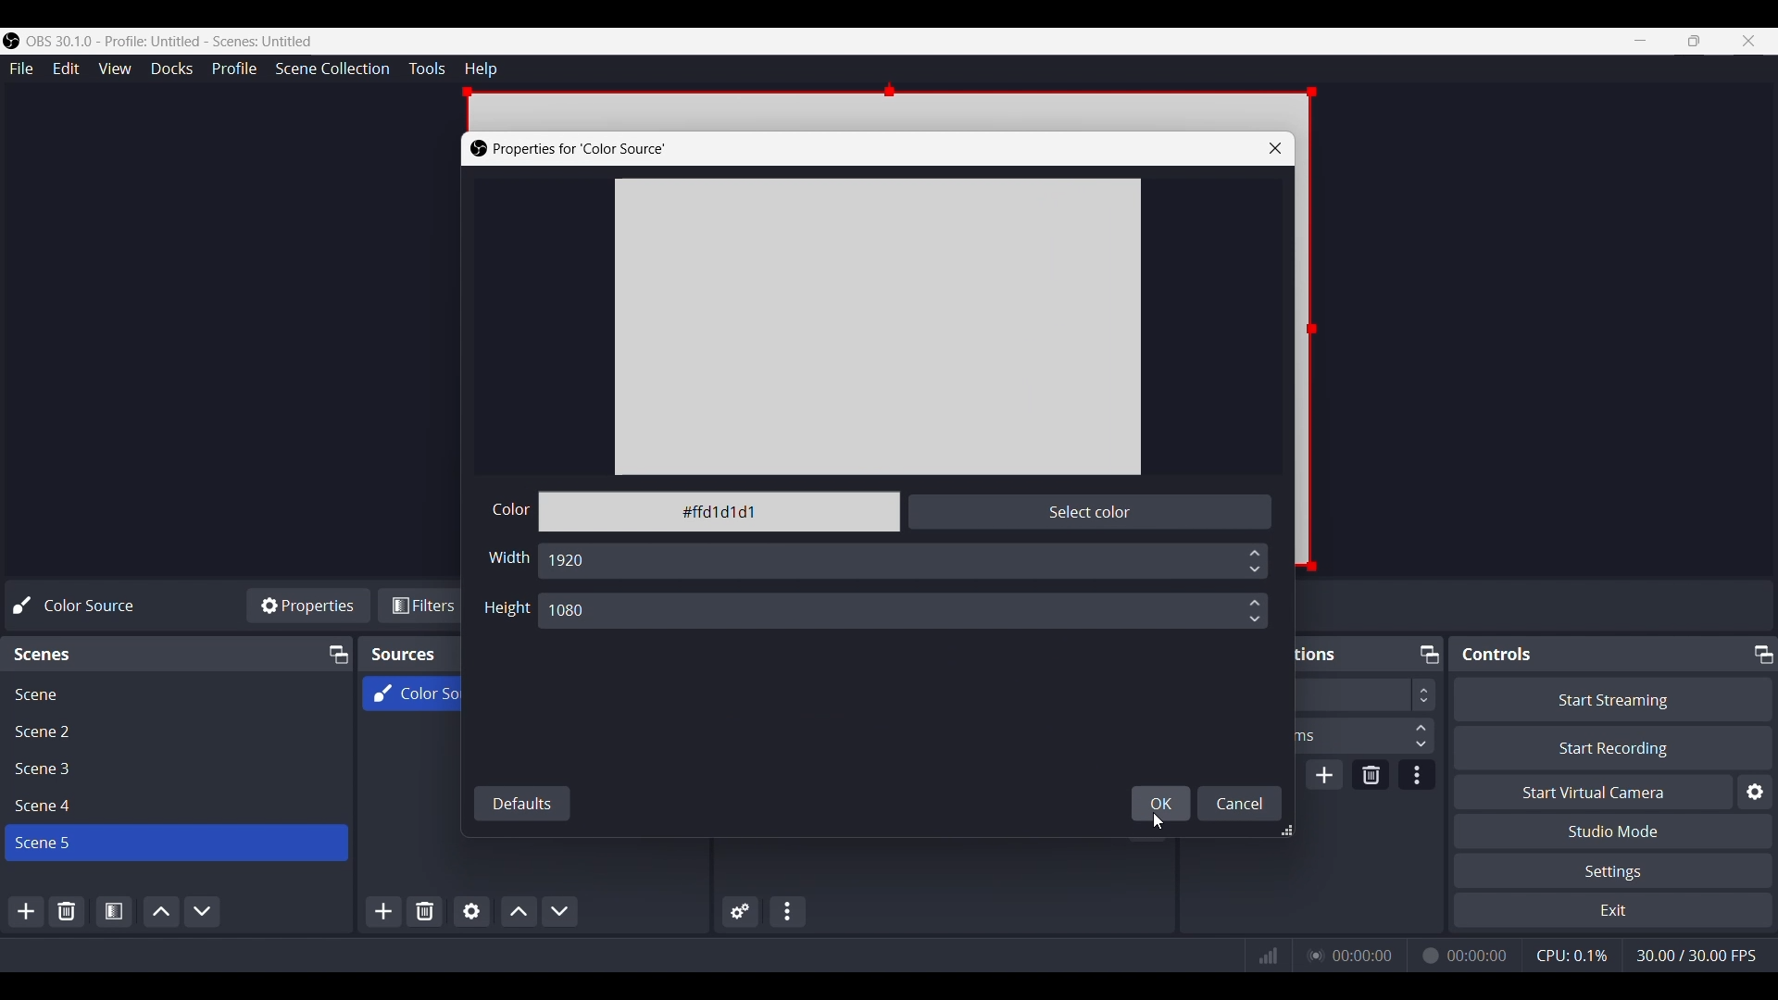  I want to click on Type width of Color Source canvas, so click(508, 559).